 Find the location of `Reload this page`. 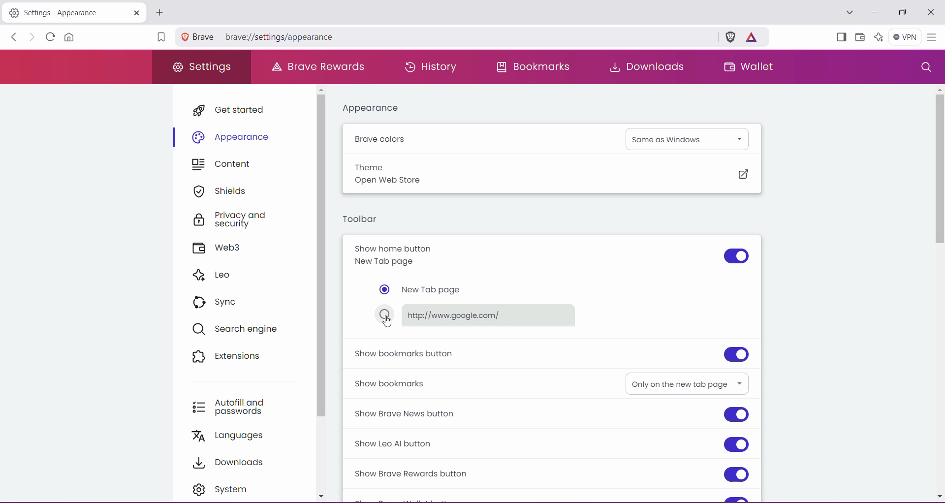

Reload this page is located at coordinates (49, 36).